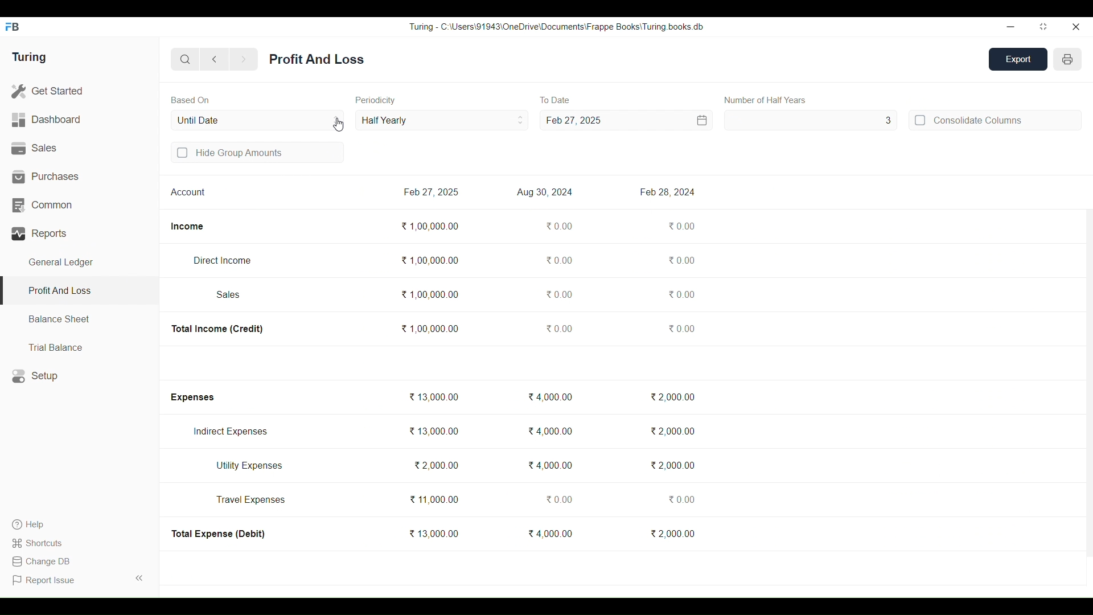 Image resolution: width=1093 pixels, height=615 pixels. Describe the element at coordinates (545, 192) in the screenshot. I see `Aug 30, 2024` at that location.